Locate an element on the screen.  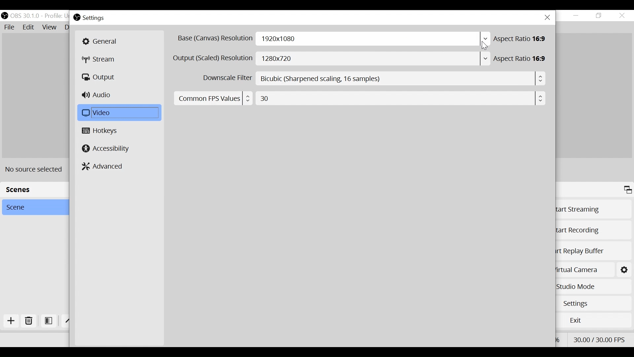
Settings is located at coordinates (624, 269).